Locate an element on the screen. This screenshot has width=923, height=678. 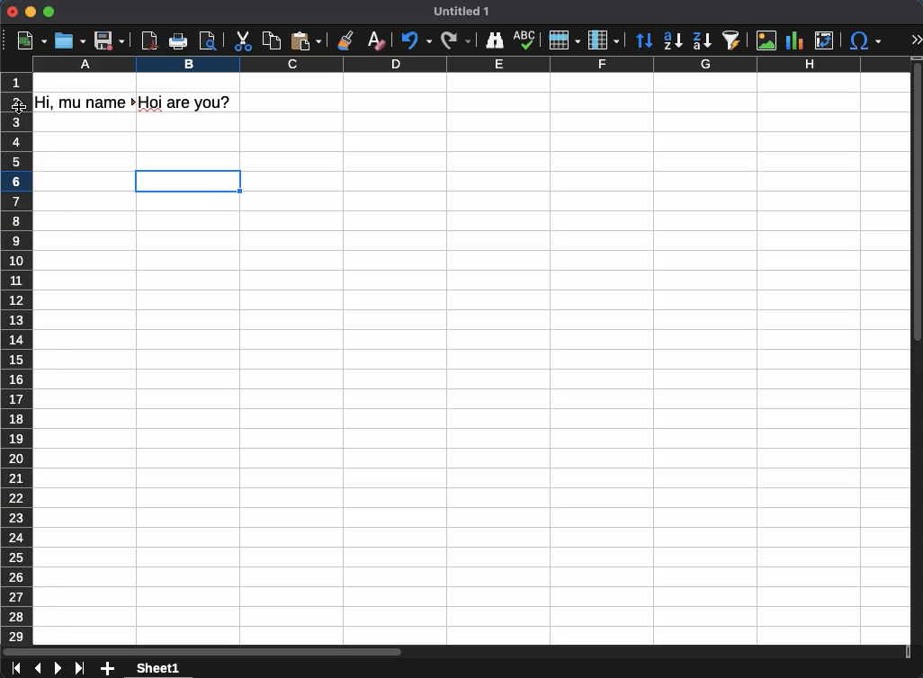
sheet 1 is located at coordinates (159, 669).